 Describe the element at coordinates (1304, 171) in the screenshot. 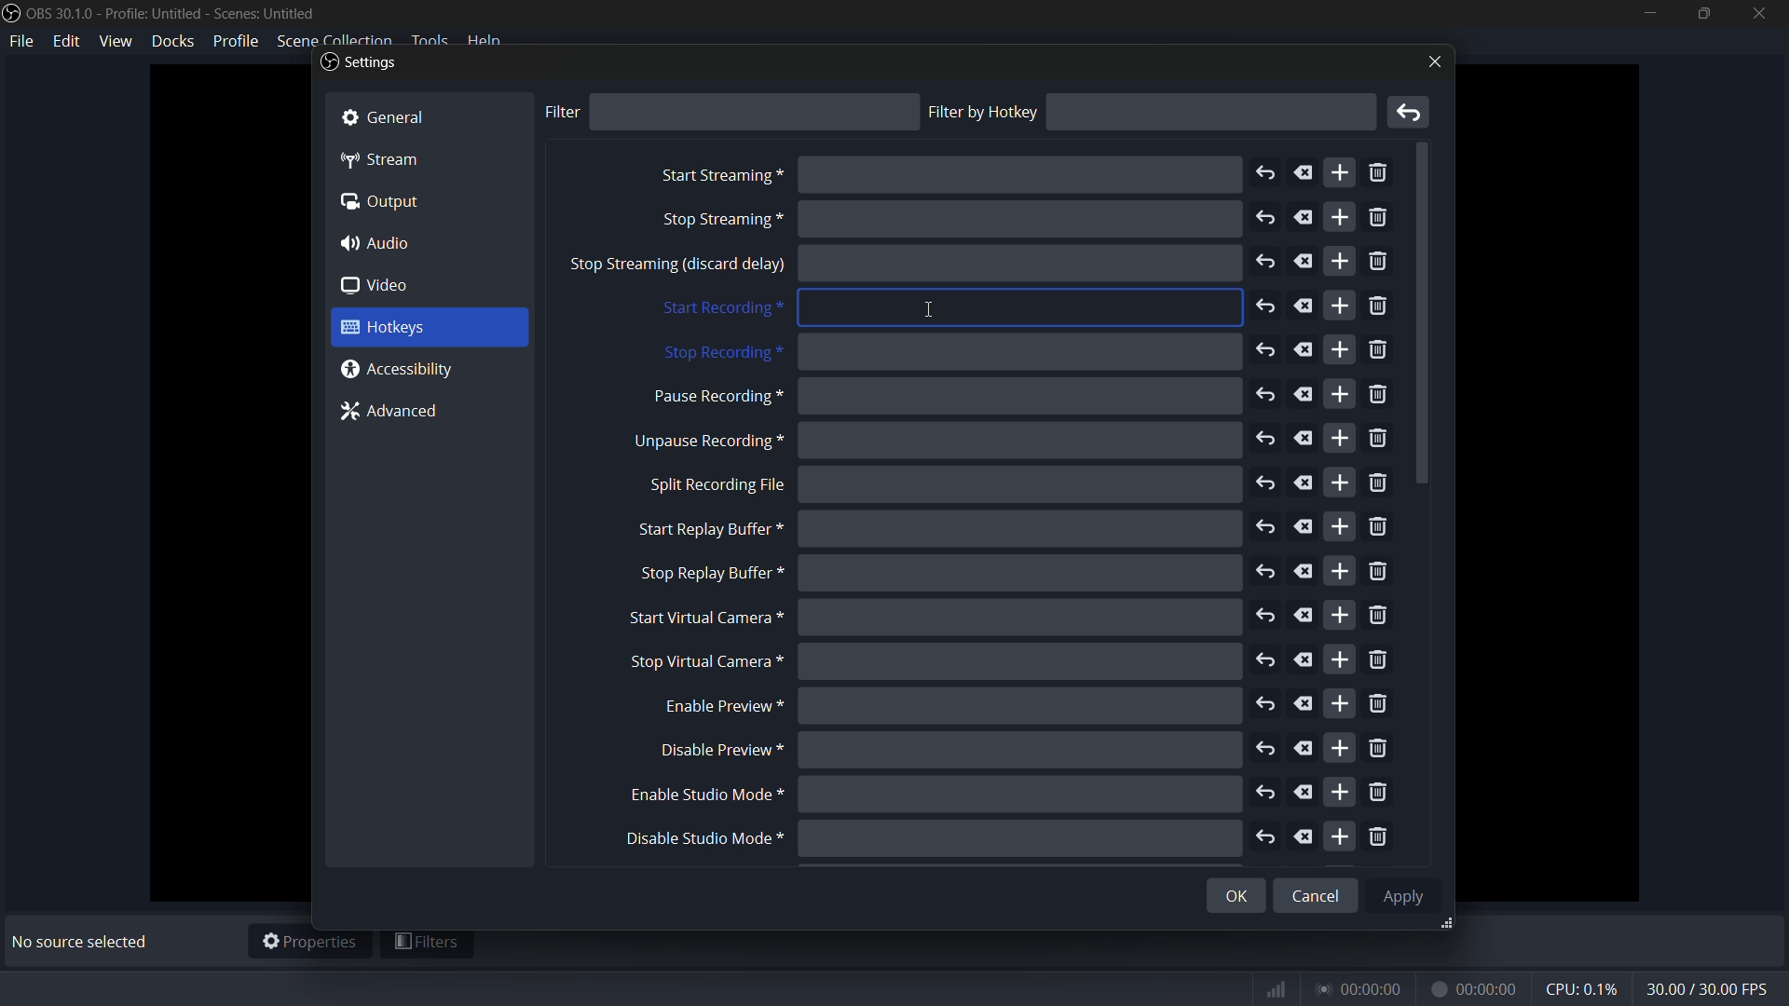

I see `delete` at that location.